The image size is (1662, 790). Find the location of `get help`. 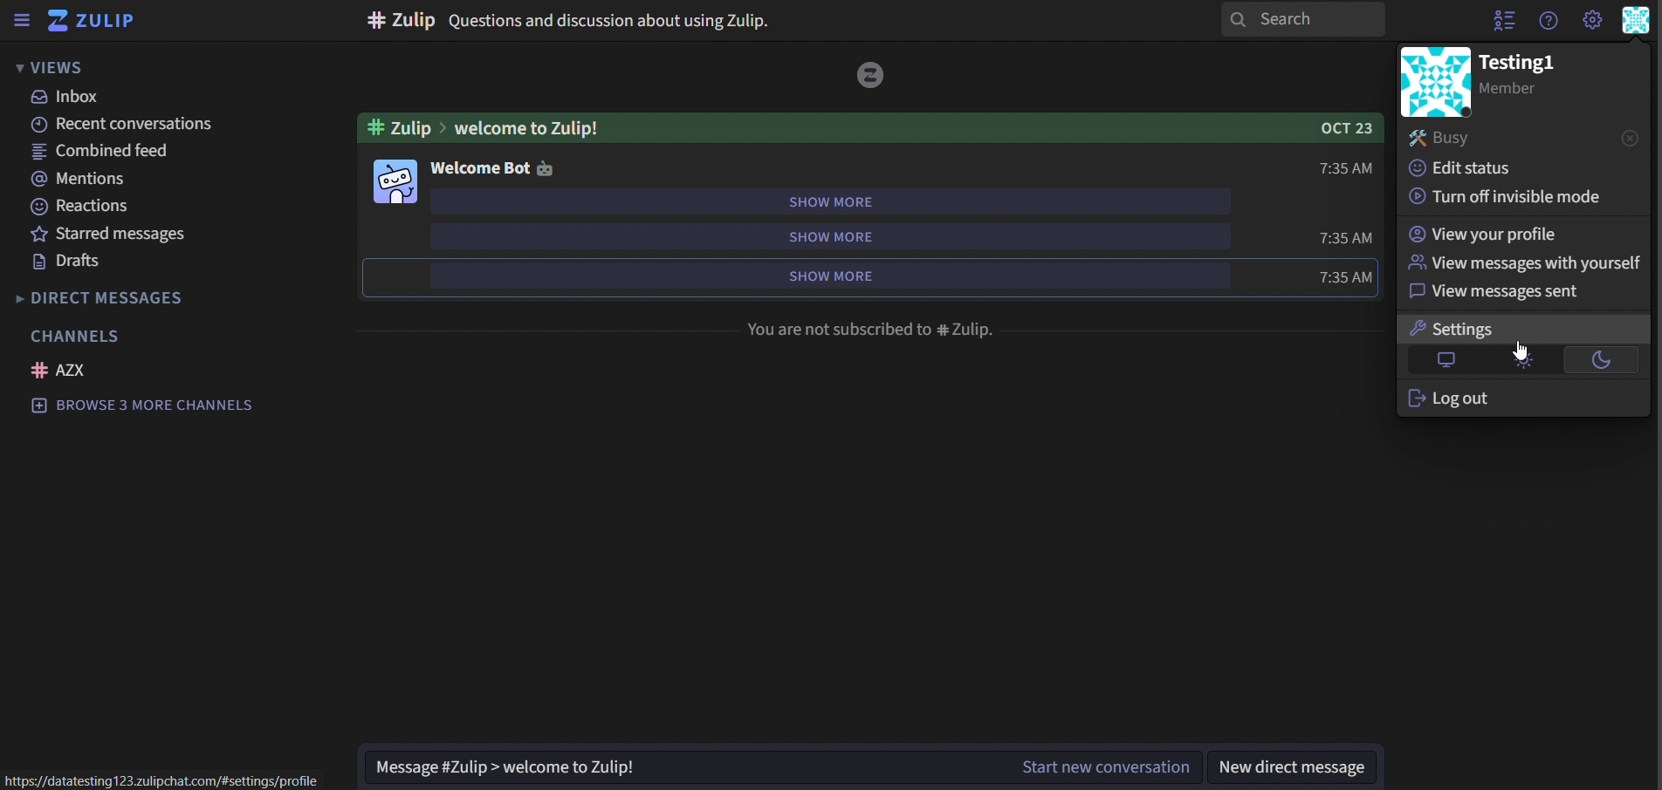

get help is located at coordinates (1549, 22).